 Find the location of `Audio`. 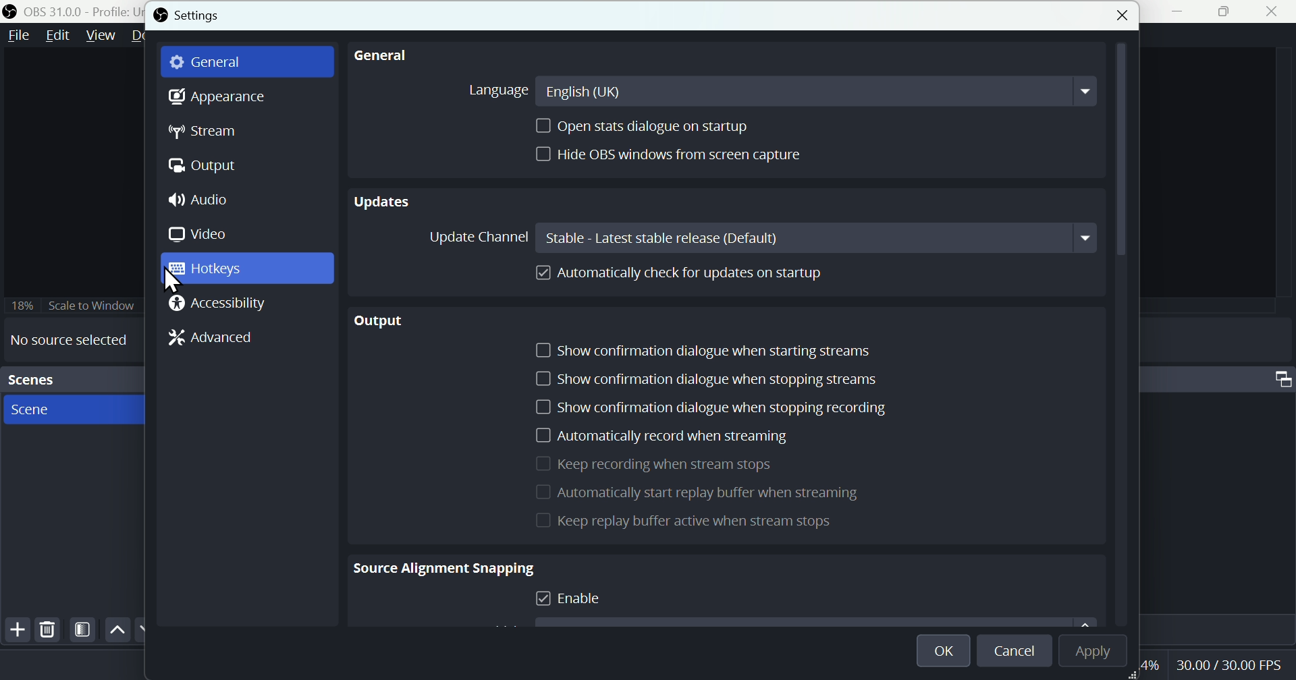

Audio is located at coordinates (205, 201).